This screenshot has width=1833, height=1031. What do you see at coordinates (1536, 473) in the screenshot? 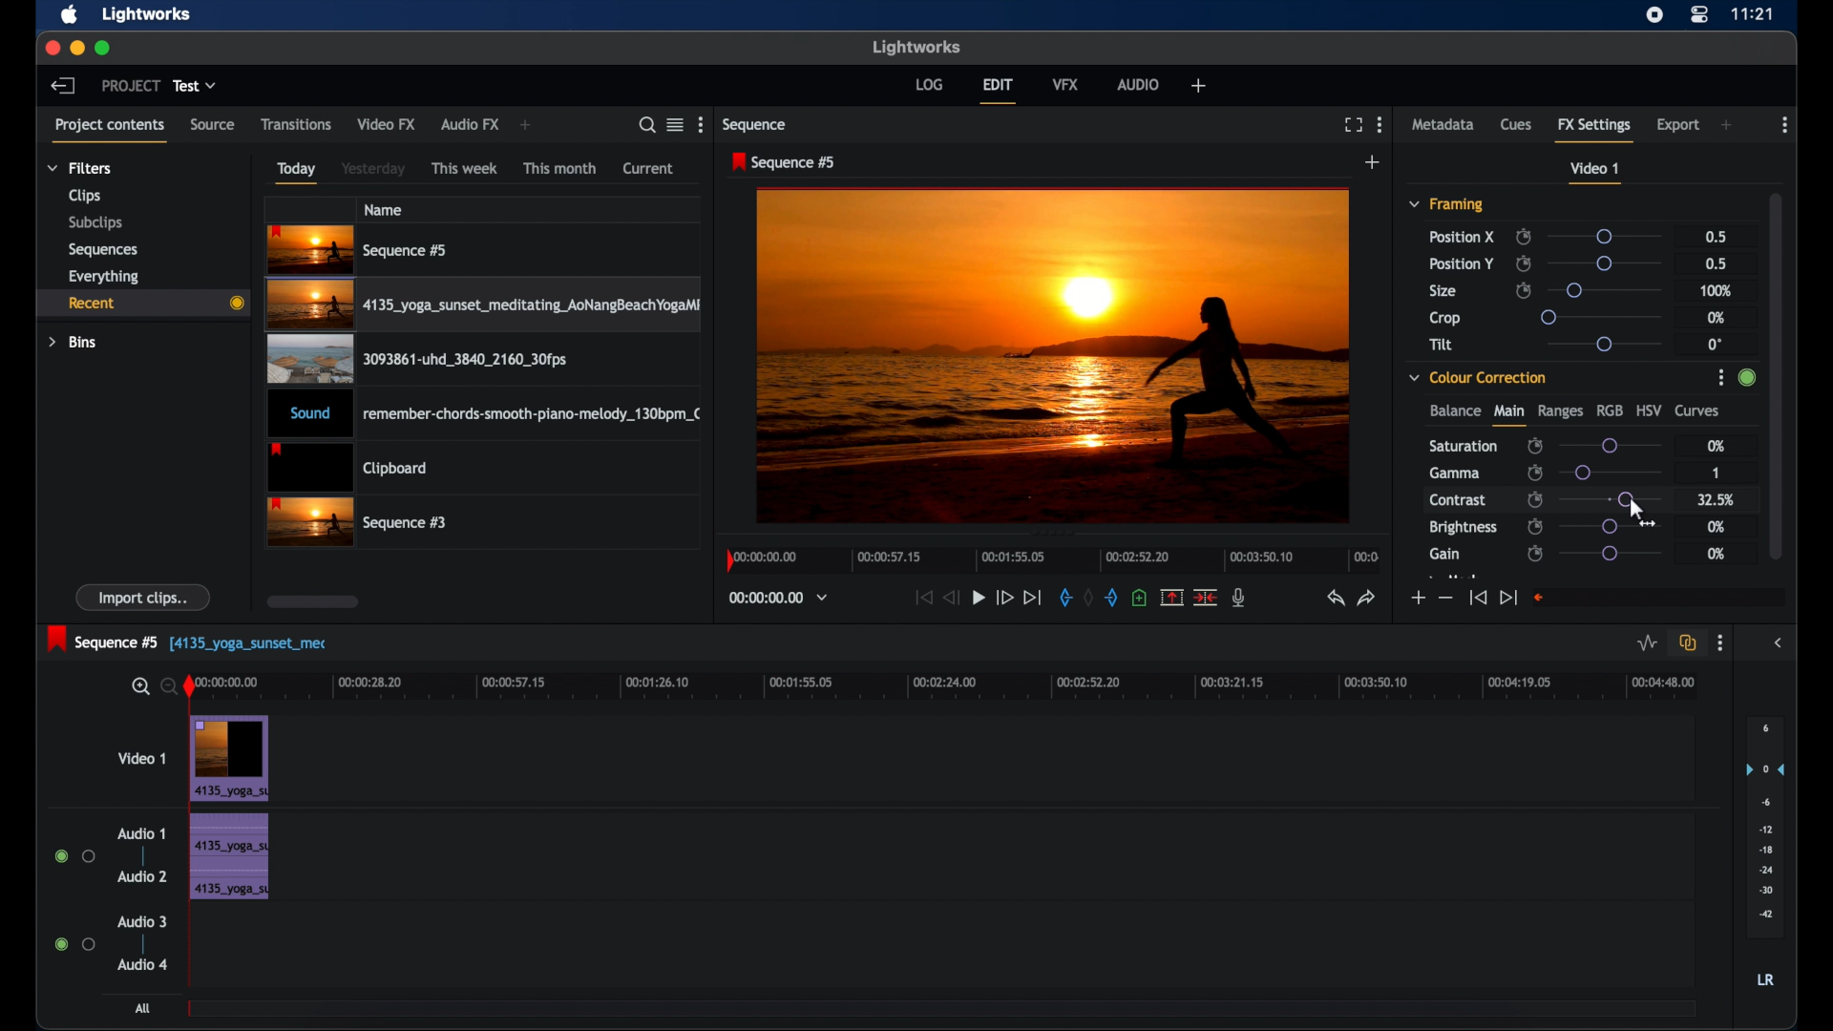
I see `enable/disable keyframes` at bounding box center [1536, 473].